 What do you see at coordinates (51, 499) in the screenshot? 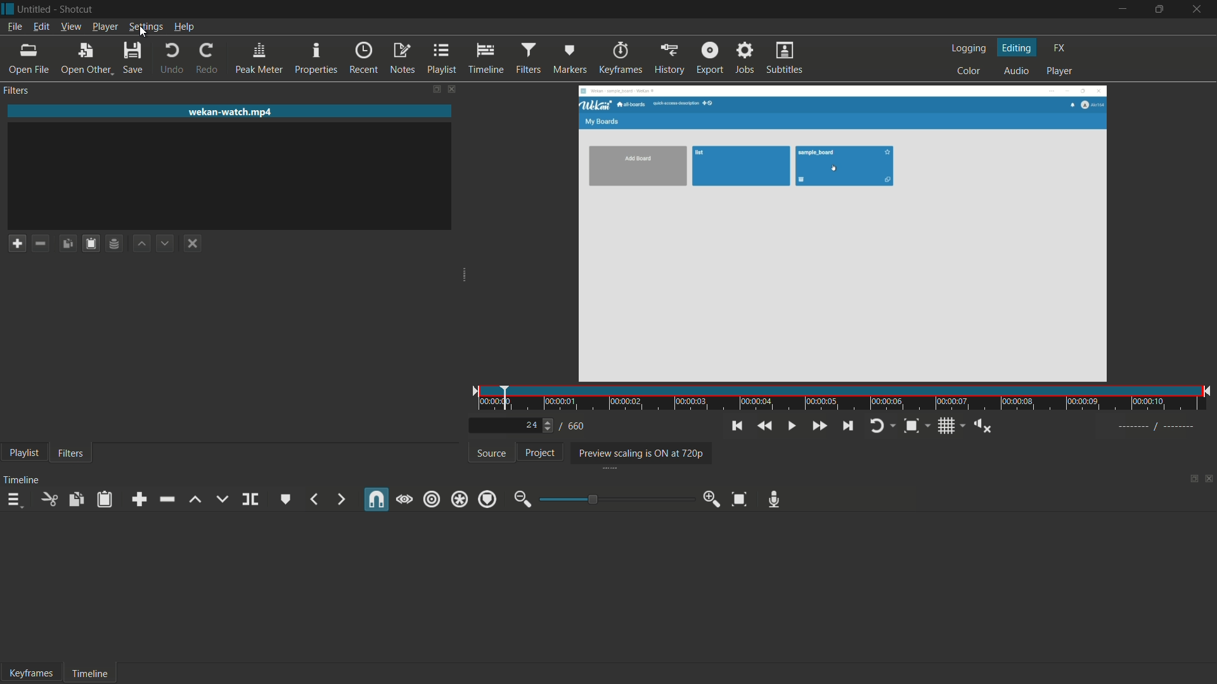
I see `cut` at bounding box center [51, 499].